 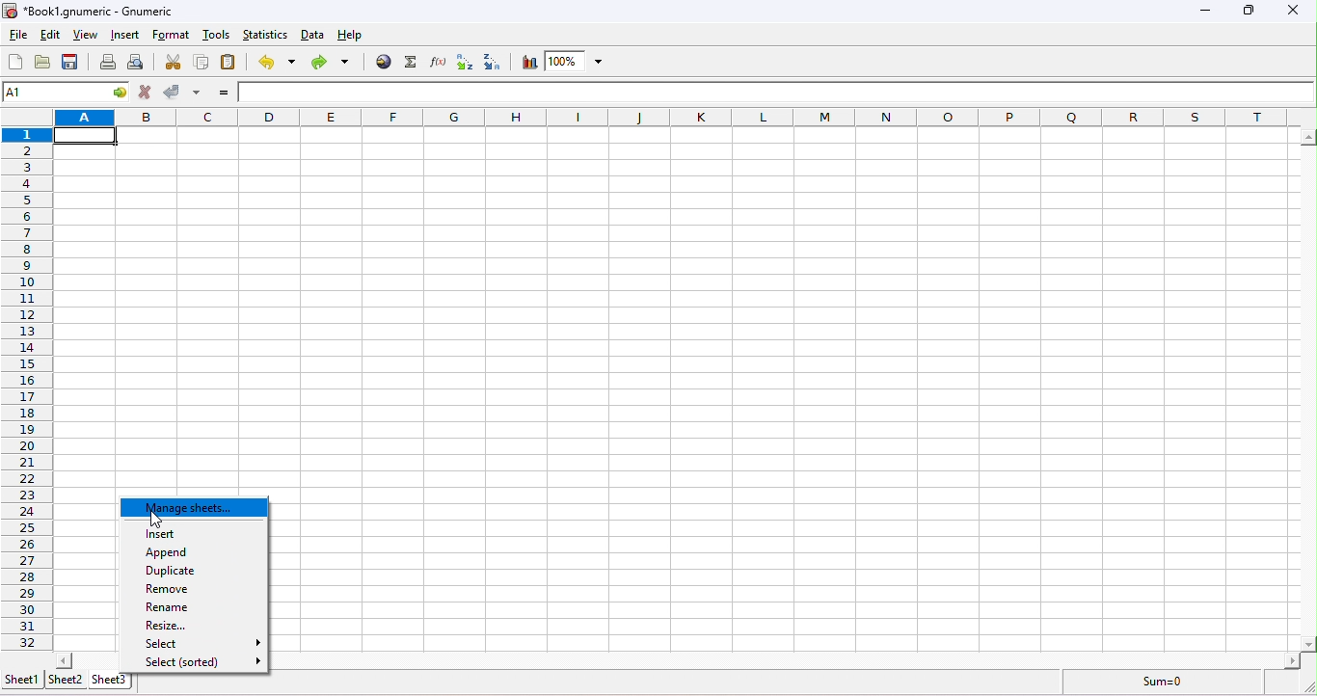 I want to click on hyperlink, so click(x=381, y=63).